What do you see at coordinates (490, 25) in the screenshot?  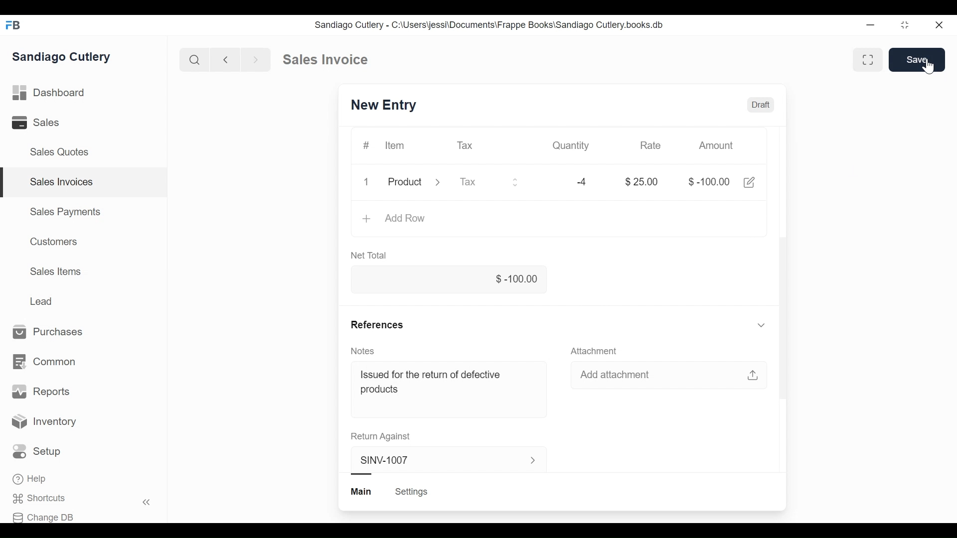 I see `Sandiago Cutlery - C:\Users\jessi\Documents\Frappe Books\Sandiago Cutlery.books.db` at bounding box center [490, 25].